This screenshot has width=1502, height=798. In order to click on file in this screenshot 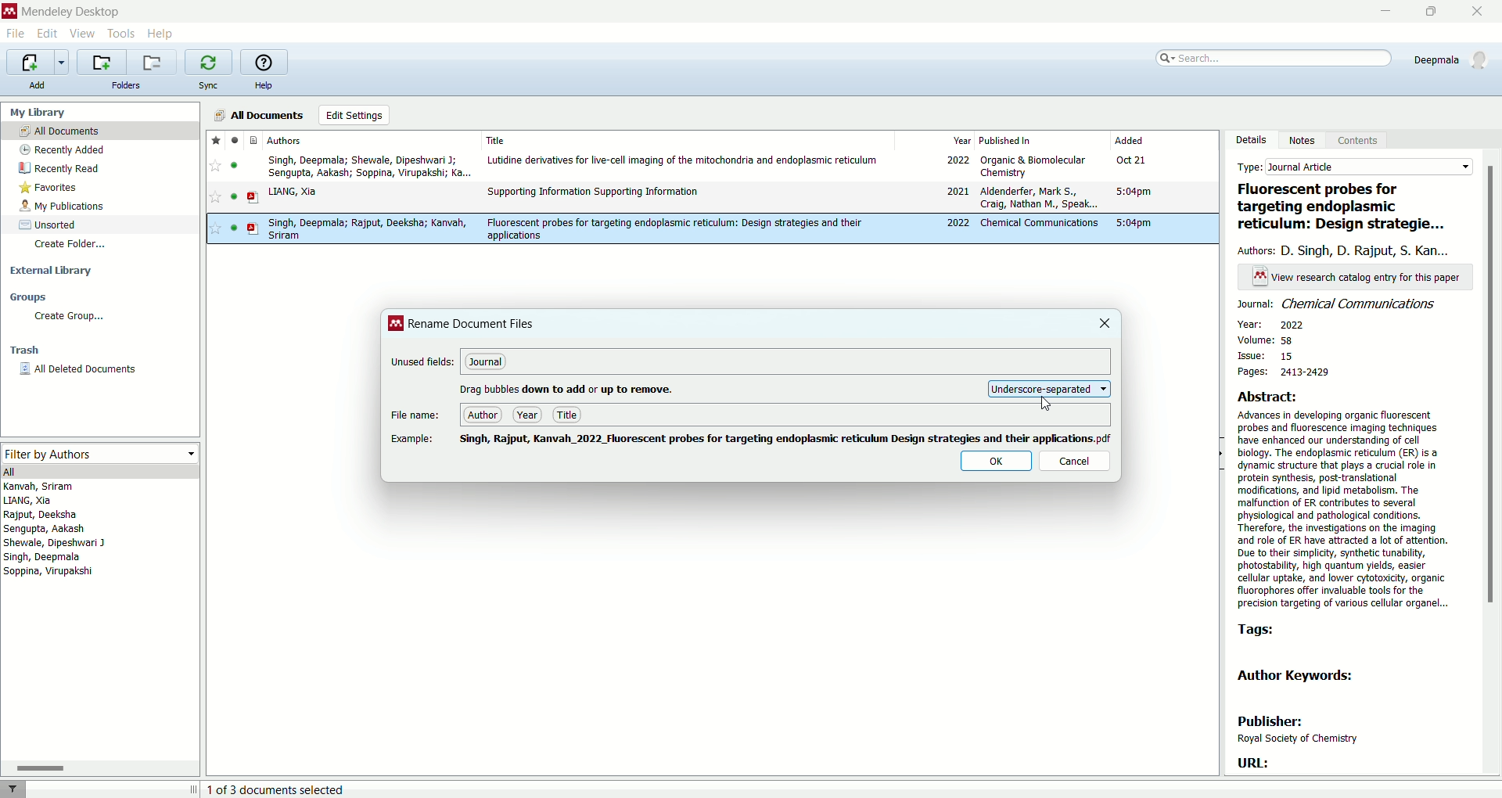, I will do `click(16, 34)`.